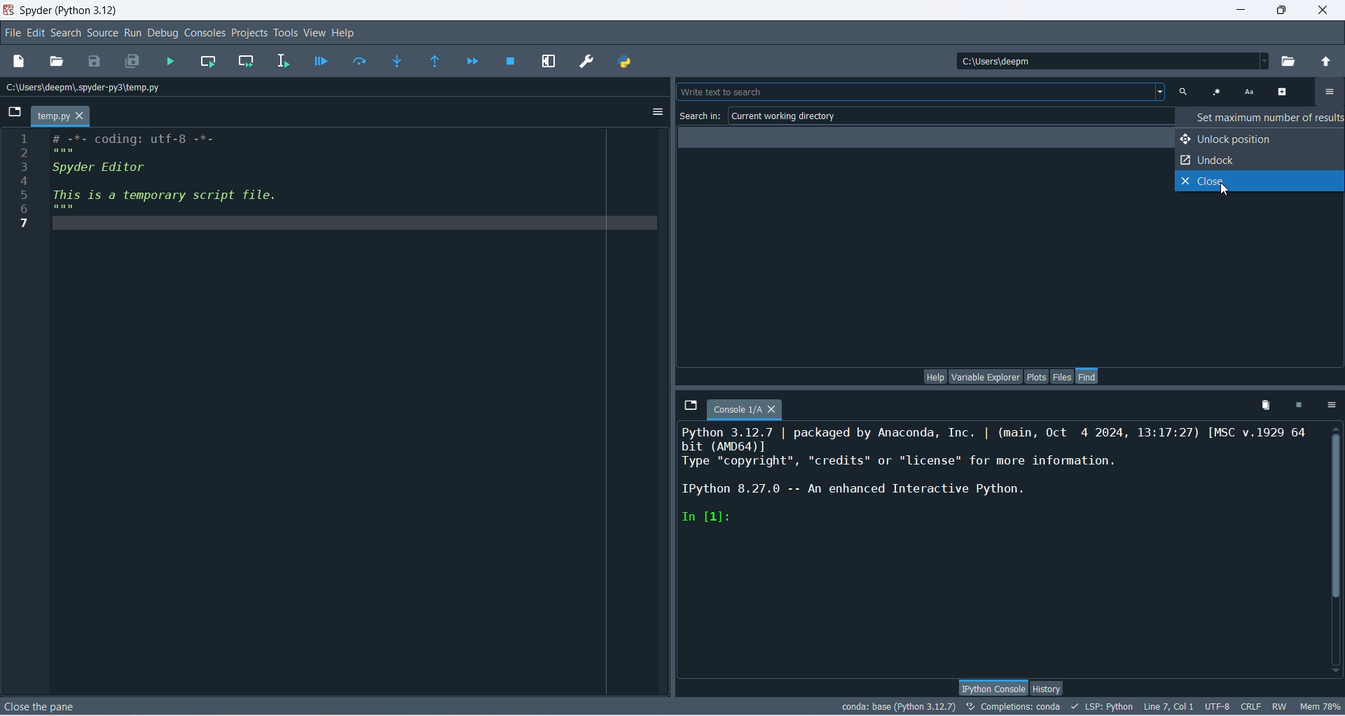 The width and height of the screenshot is (1345, 716). What do you see at coordinates (1297, 407) in the screenshot?
I see `interrupt kernel` at bounding box center [1297, 407].